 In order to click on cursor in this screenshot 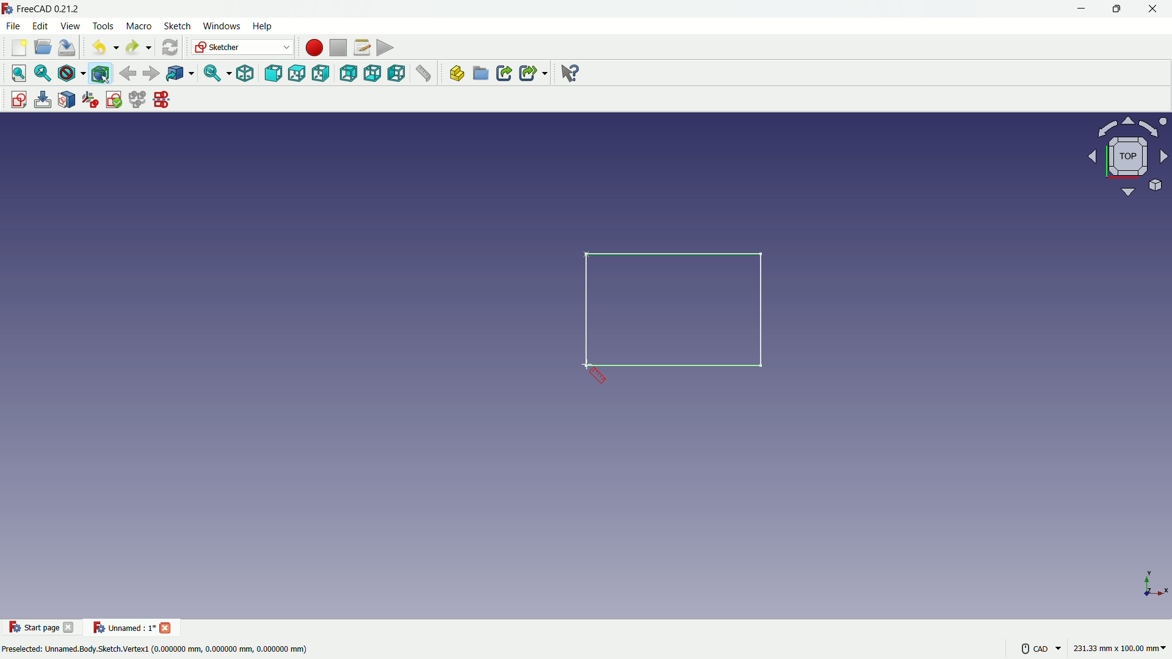, I will do `click(598, 376)`.